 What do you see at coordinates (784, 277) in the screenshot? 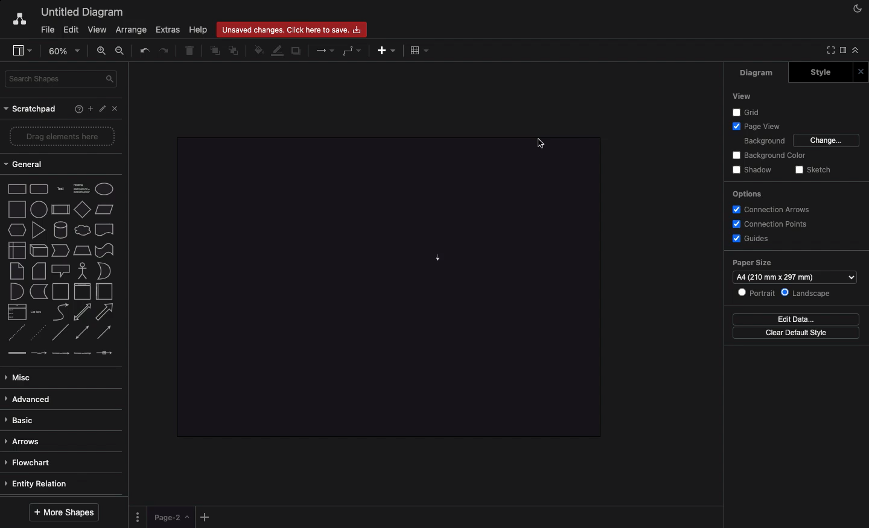
I see `A4 (210 mm x 287 mm)` at bounding box center [784, 277].